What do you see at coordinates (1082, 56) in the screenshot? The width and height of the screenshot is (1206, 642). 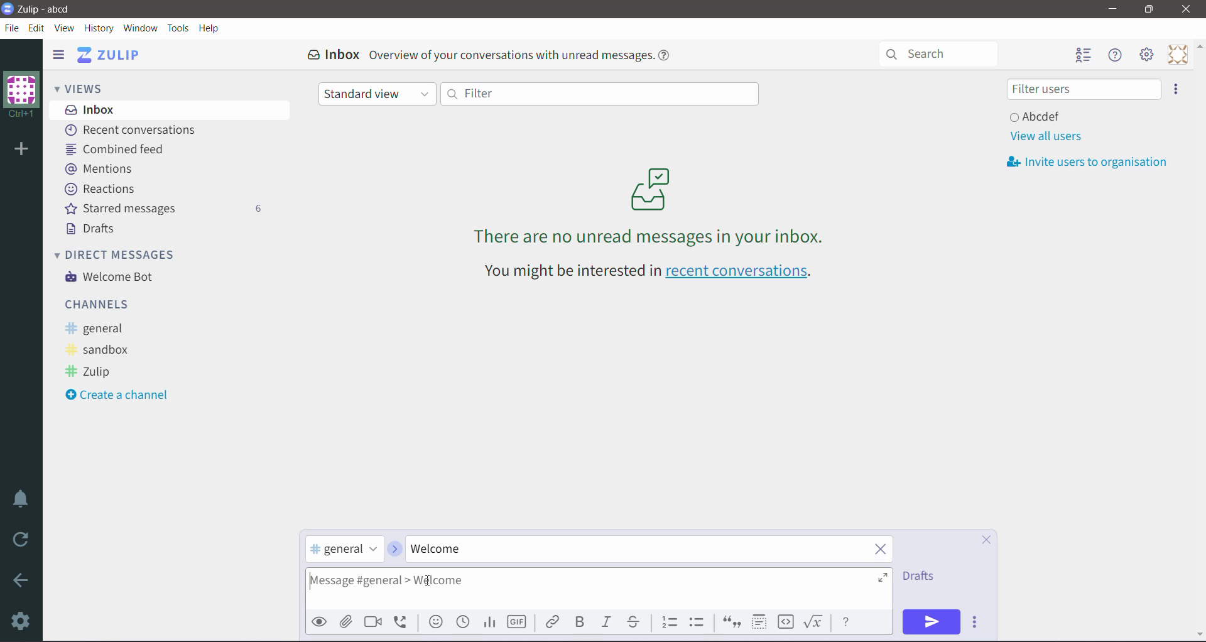 I see `Hide user list` at bounding box center [1082, 56].